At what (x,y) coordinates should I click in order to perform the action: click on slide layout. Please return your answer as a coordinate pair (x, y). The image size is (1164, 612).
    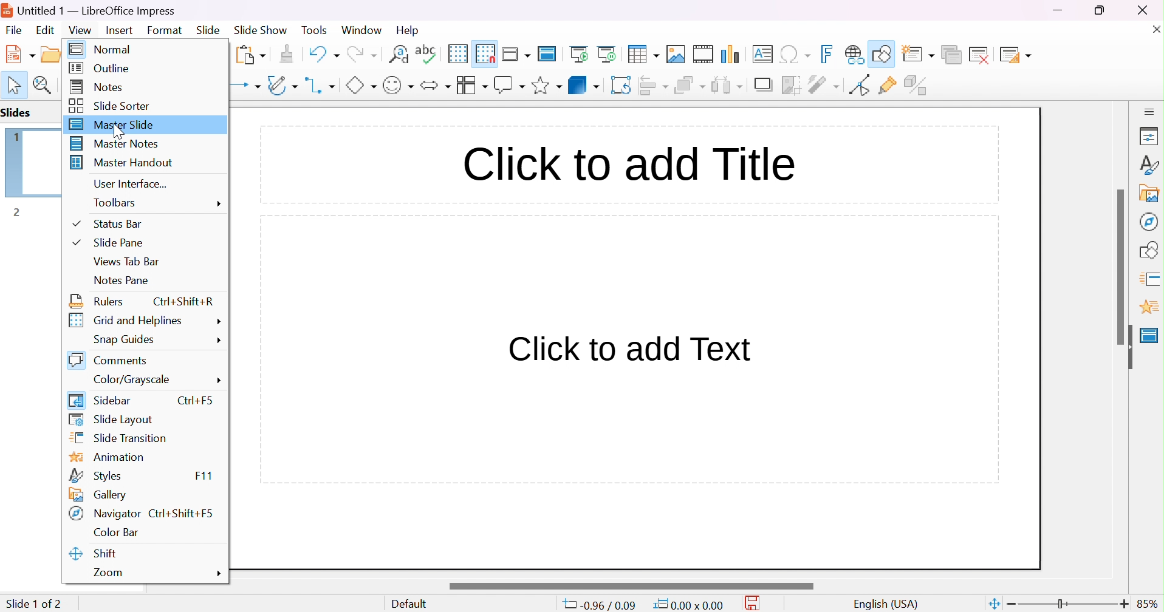
    Looking at the image, I should click on (111, 420).